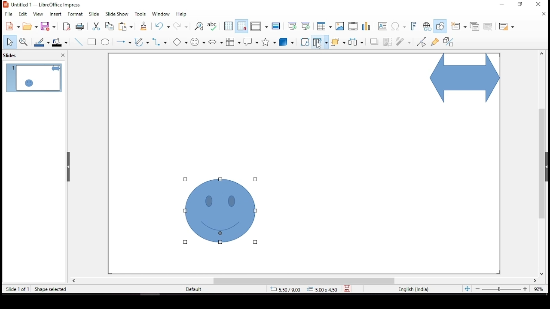 Image resolution: width=550 pixels, height=309 pixels. Describe the element at coordinates (39, 14) in the screenshot. I see `view` at that location.